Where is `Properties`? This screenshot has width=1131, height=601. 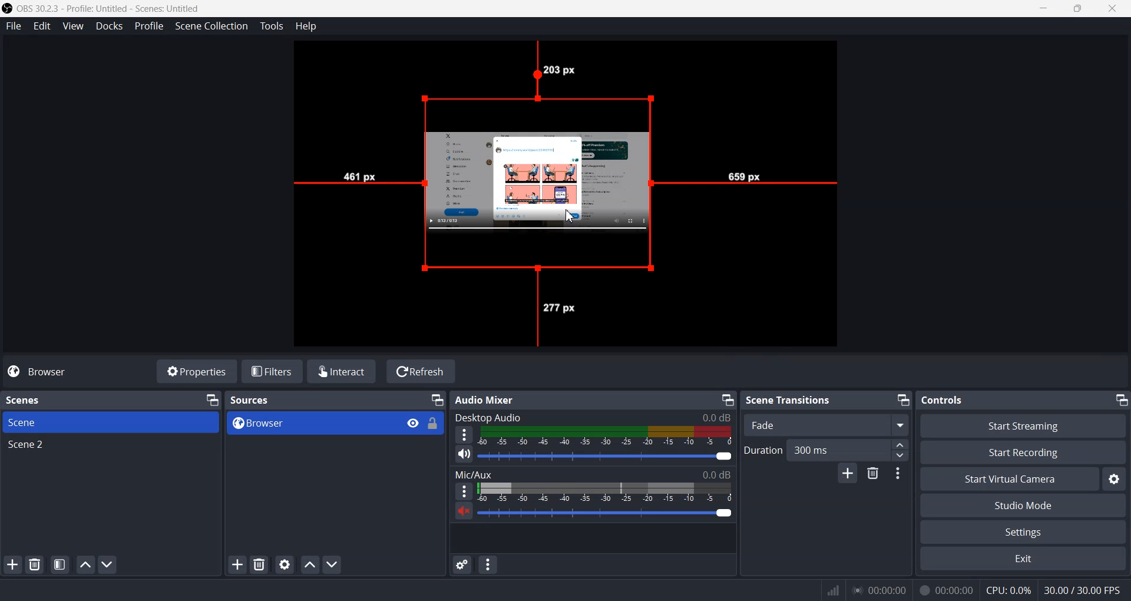
Properties is located at coordinates (197, 372).